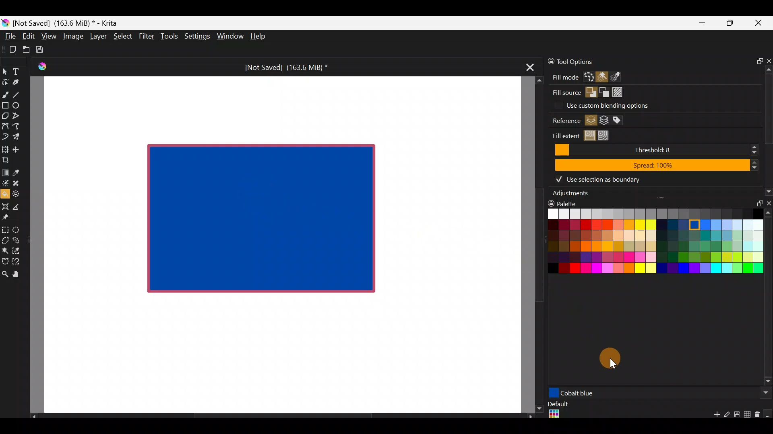 This screenshot has height=434, width=773. Describe the element at coordinates (604, 121) in the screenshot. I see `Fill regions from the merging of layers` at that location.